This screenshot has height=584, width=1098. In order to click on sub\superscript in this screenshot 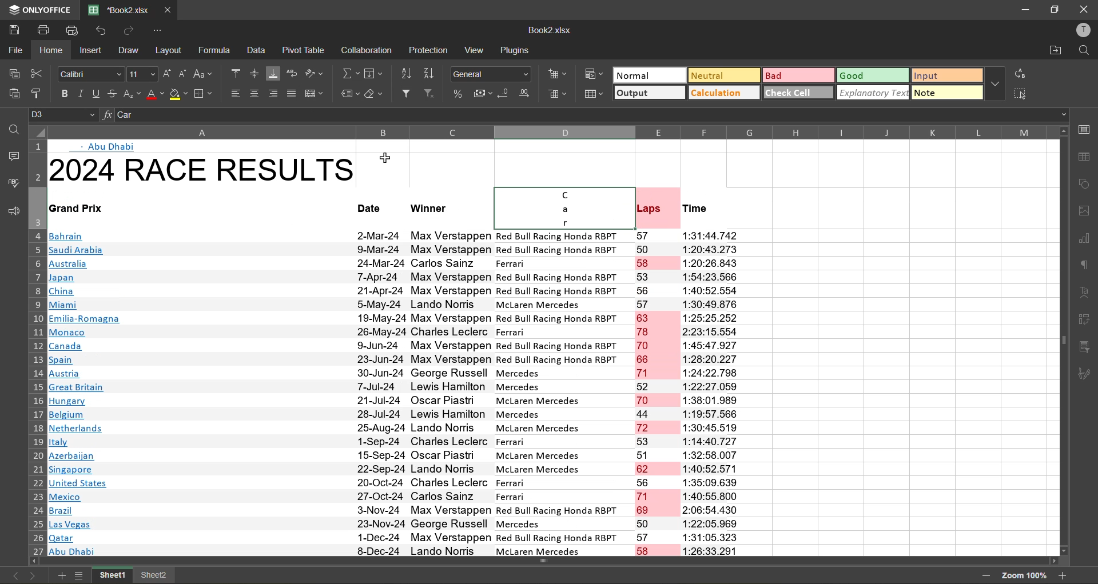, I will do `click(133, 97)`.